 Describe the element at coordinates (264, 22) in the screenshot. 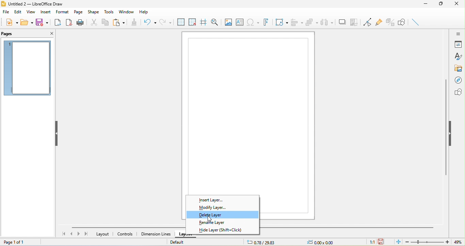

I see `fontwork text` at that location.